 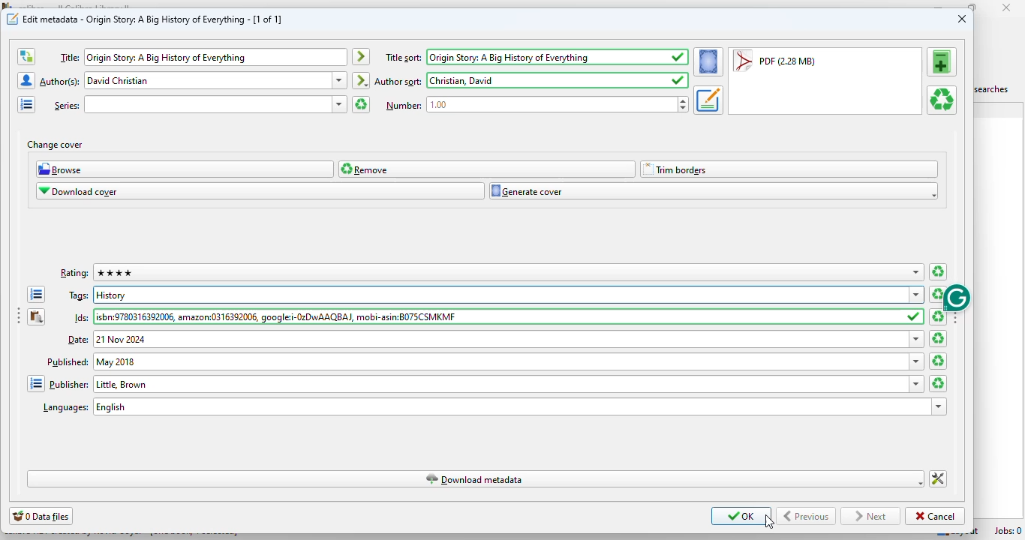 What do you see at coordinates (83, 318) in the screenshot?
I see `text` at bounding box center [83, 318].